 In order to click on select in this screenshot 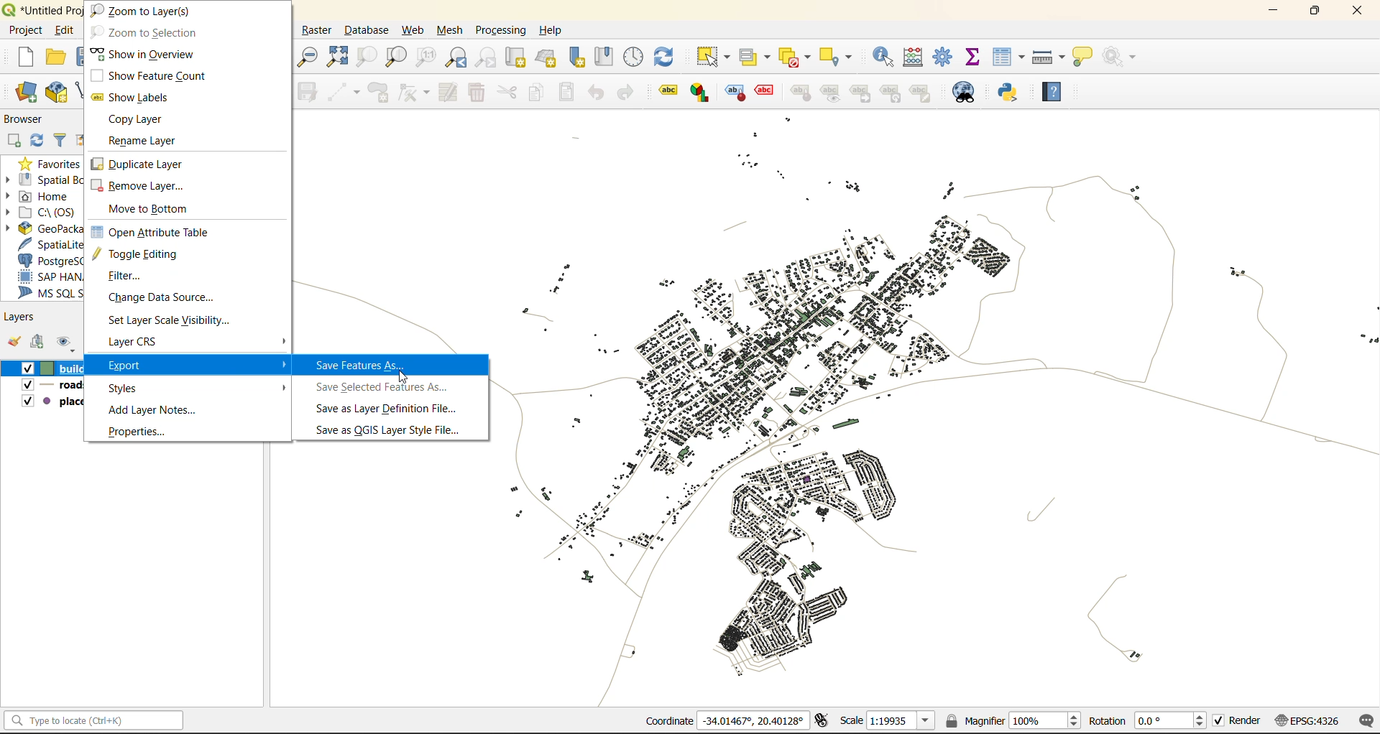, I will do `click(711, 57)`.